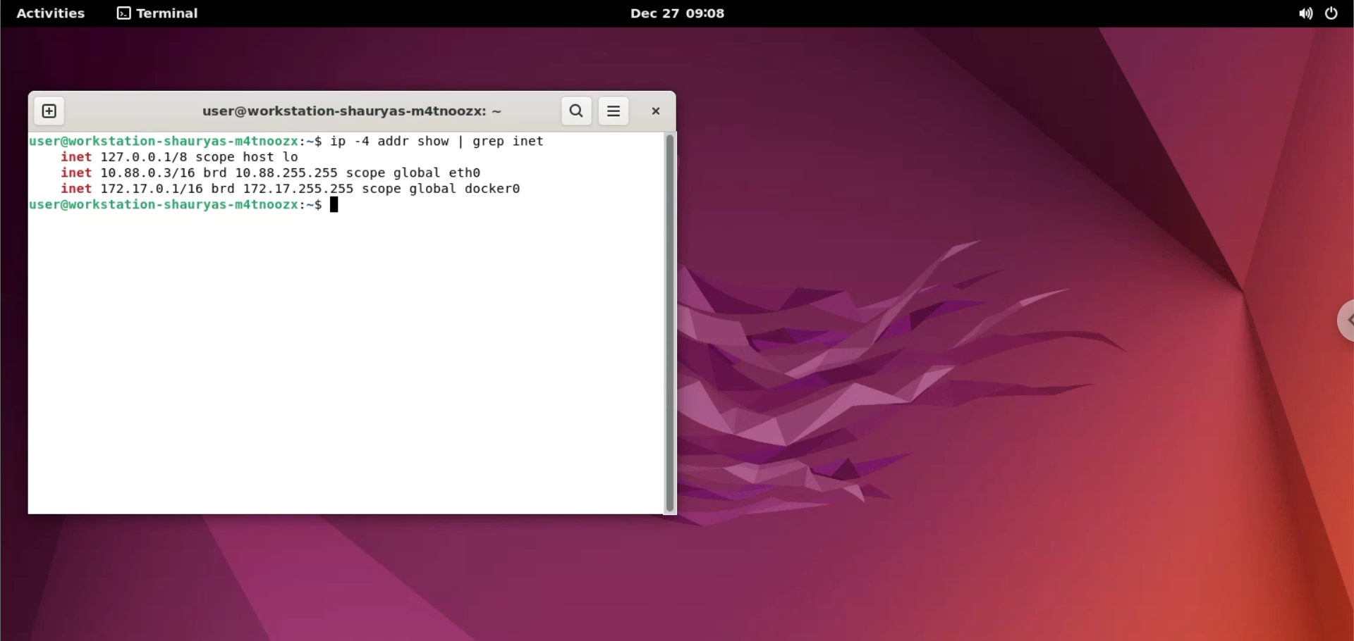  What do you see at coordinates (297, 172) in the screenshot?
I see `inet 12/7.0.0.1/8 scope host Lo
inet 10.88.0.3/16 brd 10.88.255.255 scope global ethe
inet 172.17.06.1/16 brd 172.17.255.255 scope global docker®` at bounding box center [297, 172].